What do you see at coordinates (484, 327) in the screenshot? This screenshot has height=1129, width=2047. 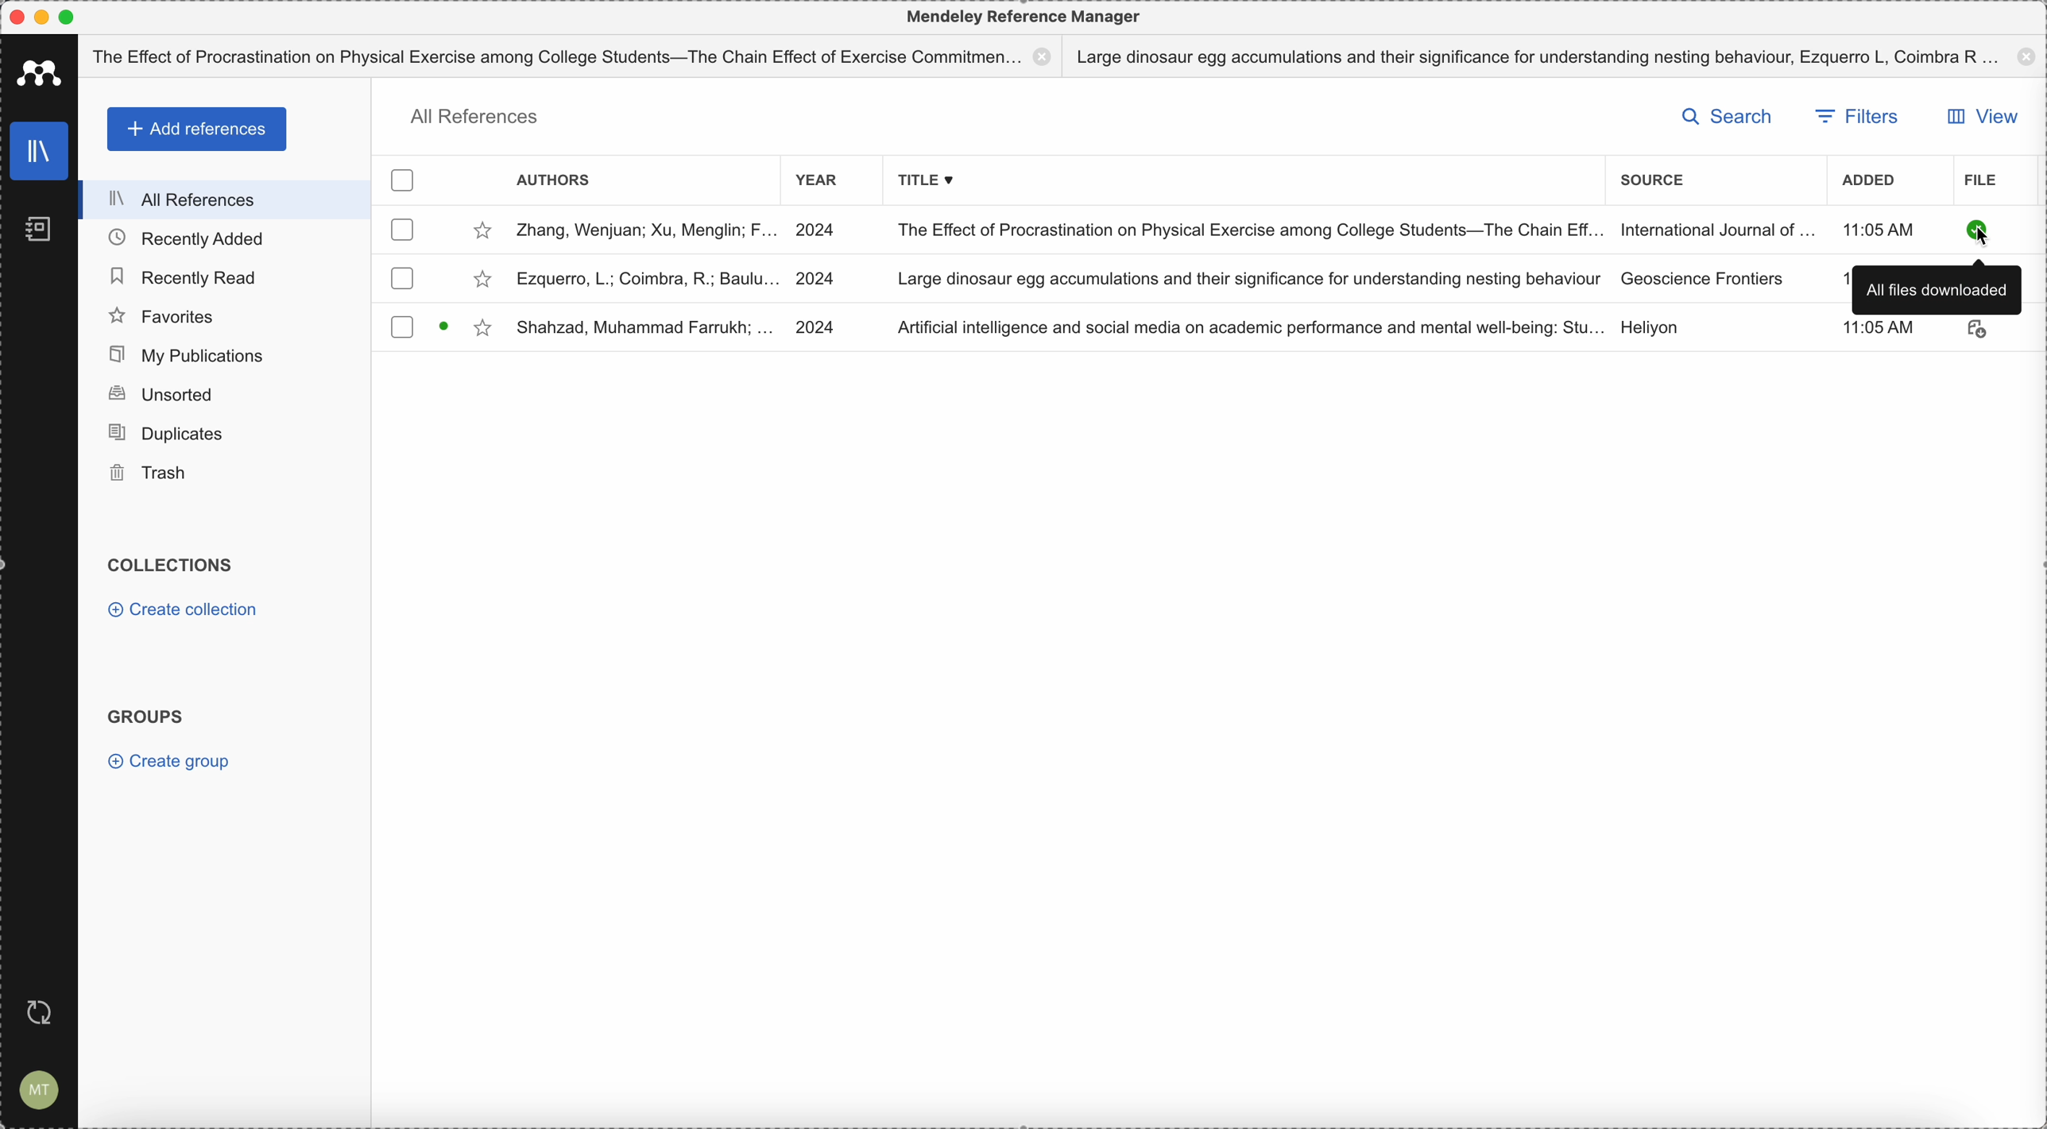 I see `favorite` at bounding box center [484, 327].